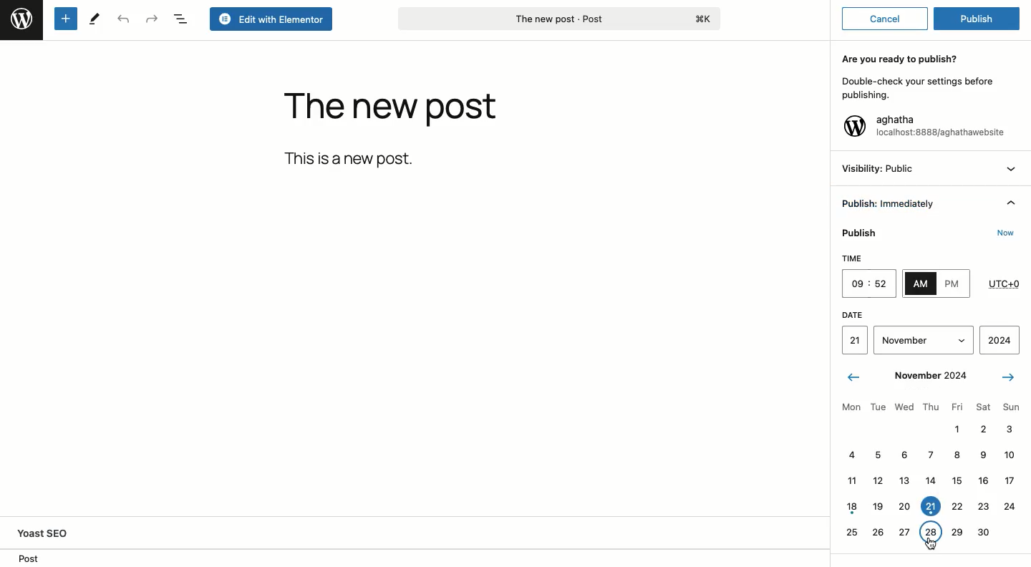 This screenshot has width=1031, height=567. Describe the element at coordinates (851, 454) in the screenshot. I see `4` at that location.